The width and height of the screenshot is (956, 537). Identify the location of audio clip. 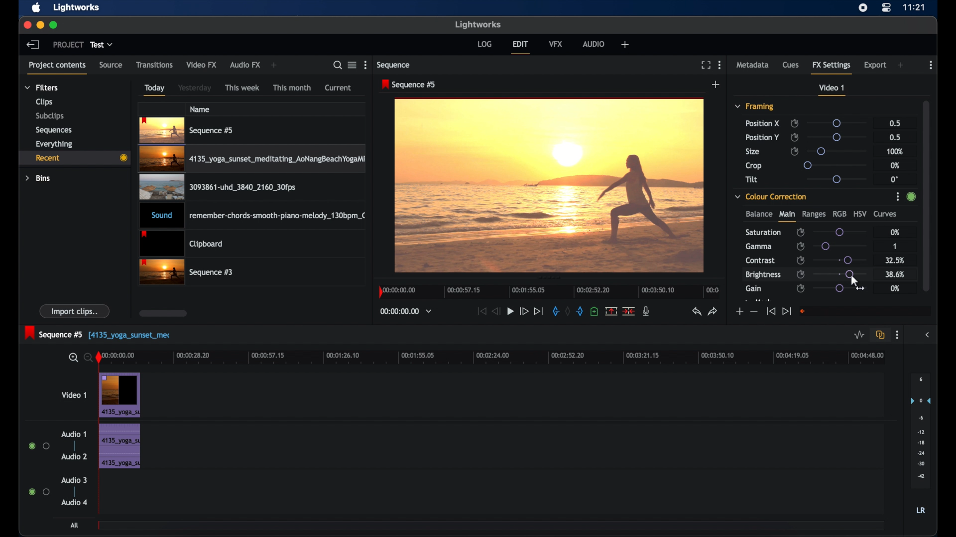
(119, 447).